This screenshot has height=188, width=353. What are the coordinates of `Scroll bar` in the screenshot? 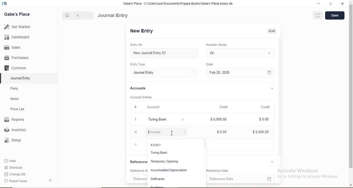 It's located at (279, 97).